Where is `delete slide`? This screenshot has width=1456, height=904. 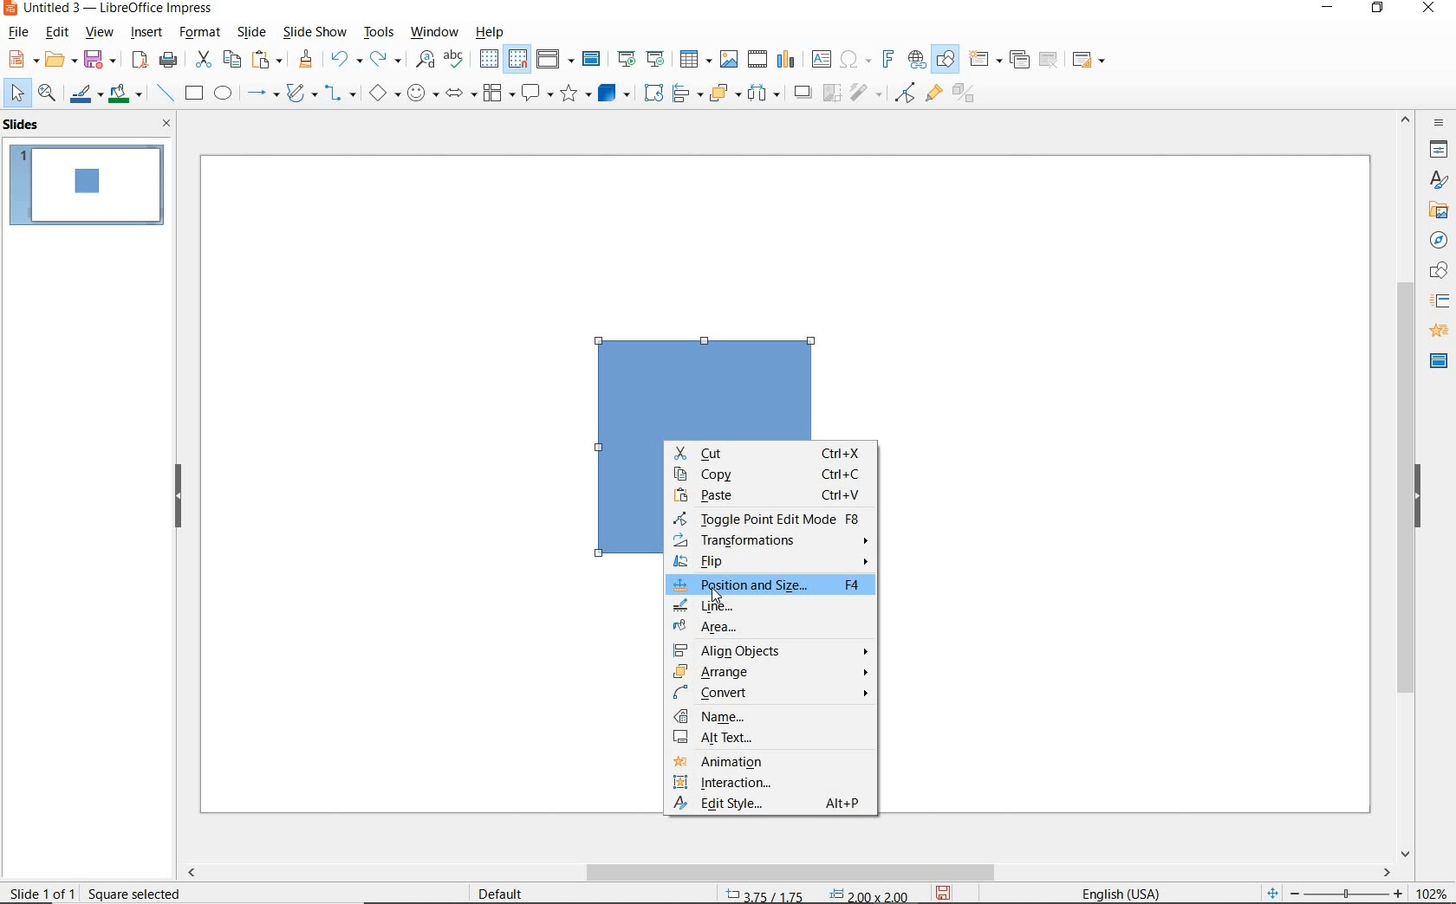
delete slide is located at coordinates (1051, 60).